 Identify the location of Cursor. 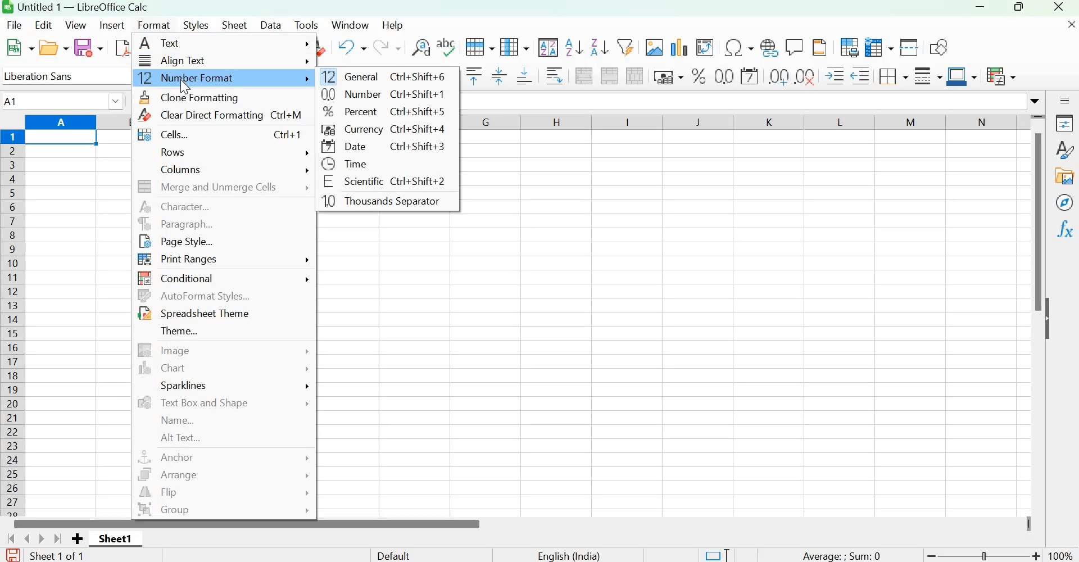
(185, 87).